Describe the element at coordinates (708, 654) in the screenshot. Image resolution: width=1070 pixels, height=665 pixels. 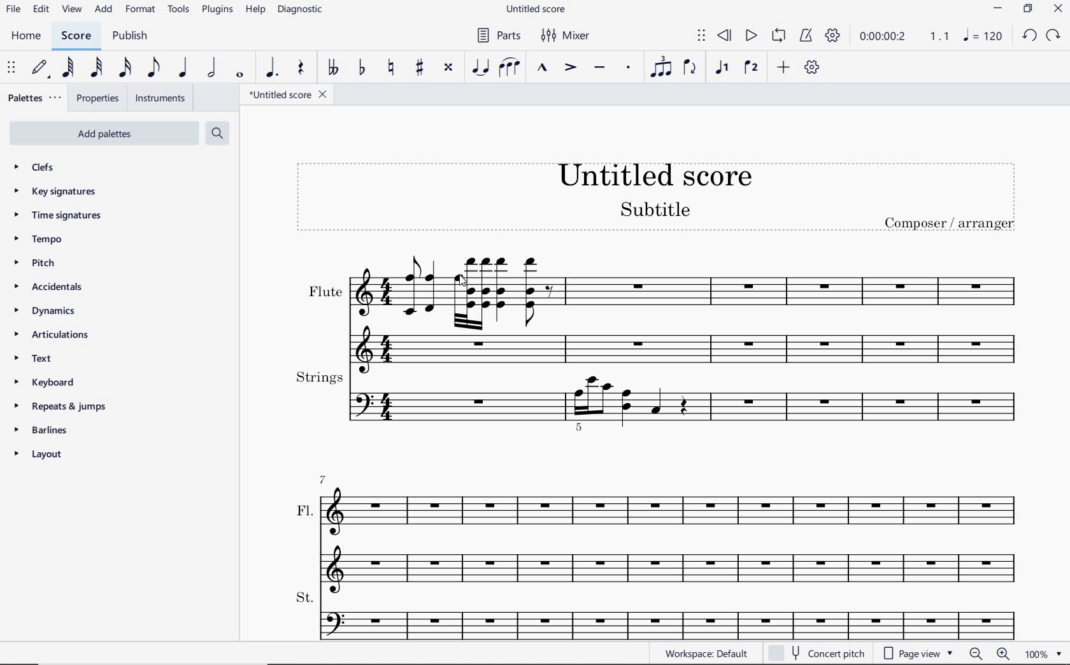
I see `WORKSPACE: DEFAULT` at that location.